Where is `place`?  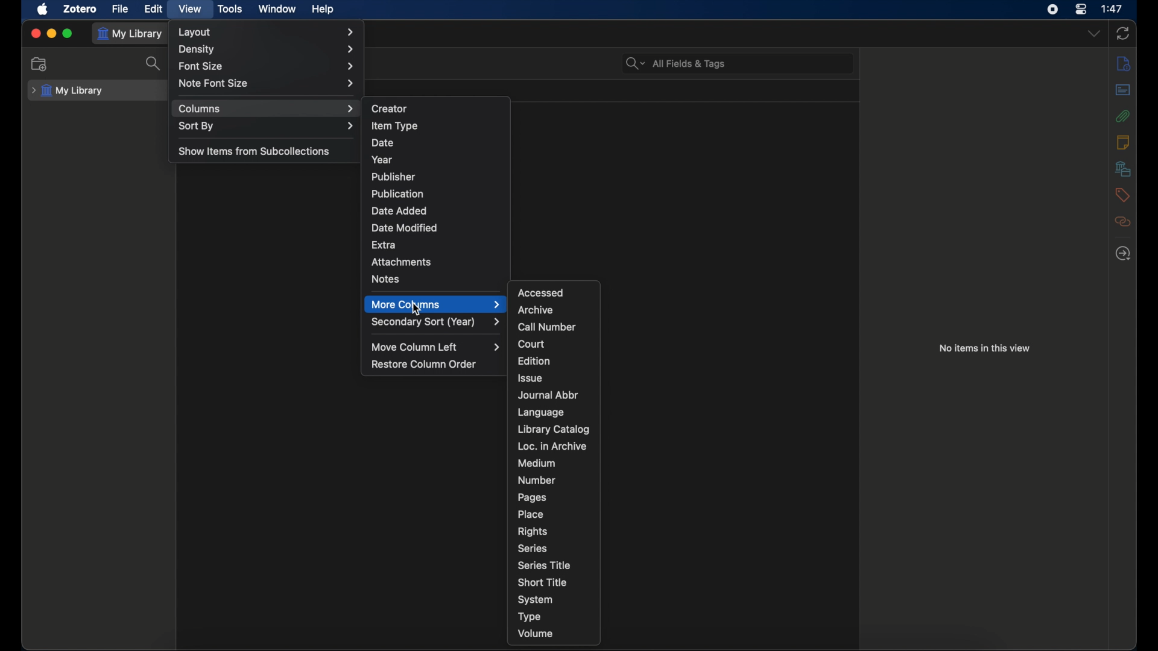 place is located at coordinates (531, 514).